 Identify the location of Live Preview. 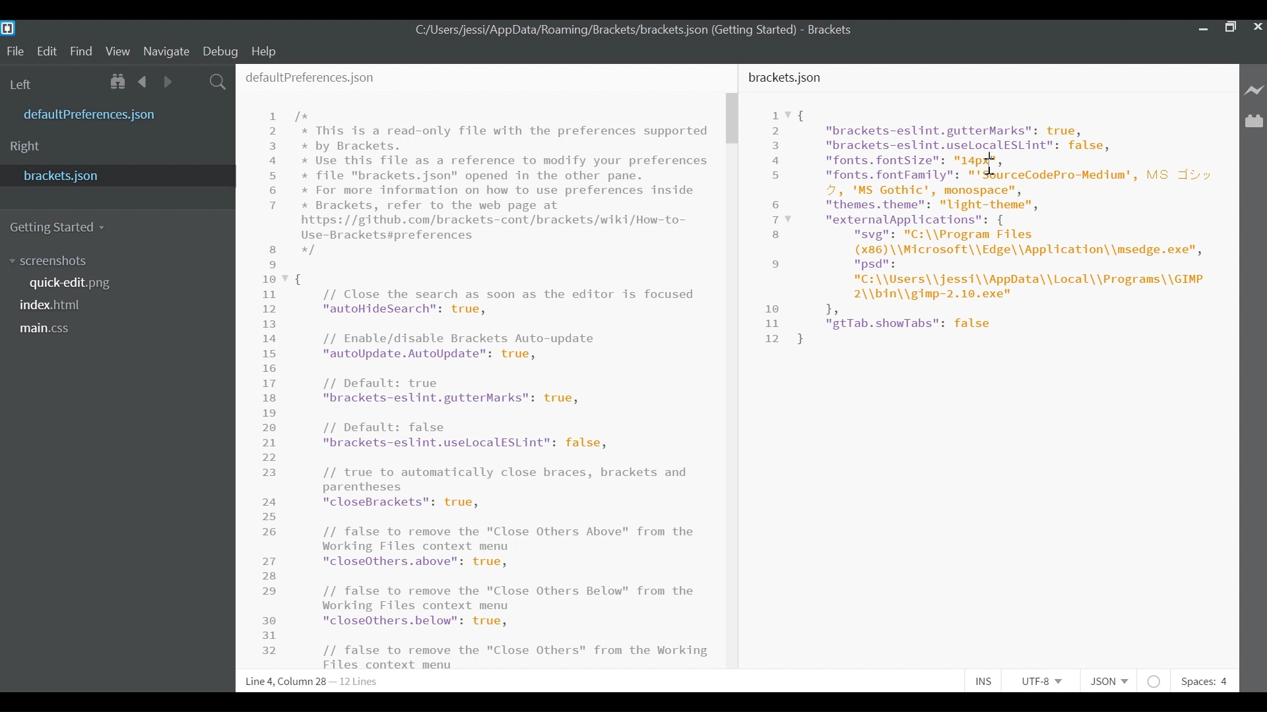
(1254, 90).